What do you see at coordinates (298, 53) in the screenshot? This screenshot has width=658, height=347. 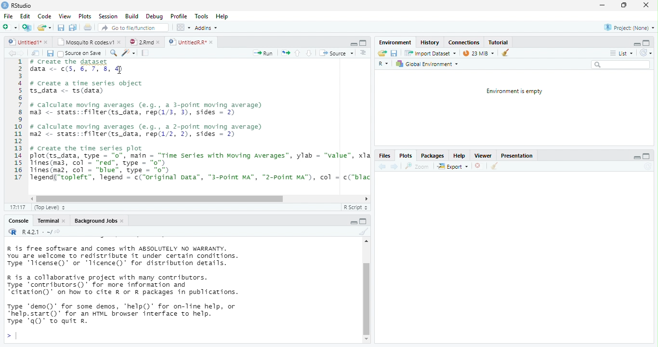 I see `up` at bounding box center [298, 53].